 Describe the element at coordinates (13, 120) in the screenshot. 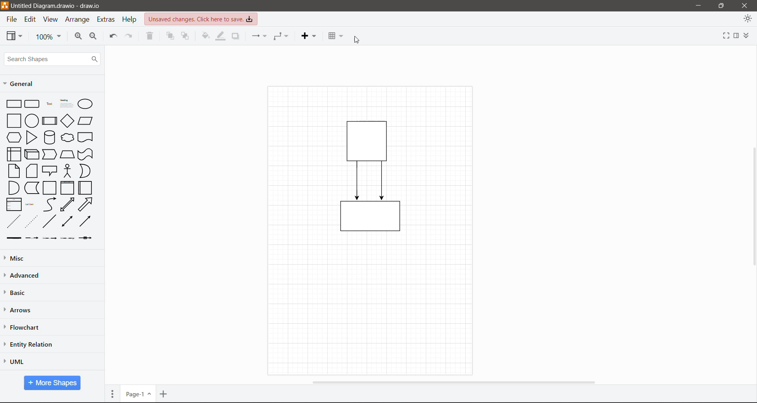

I see `Square` at that location.